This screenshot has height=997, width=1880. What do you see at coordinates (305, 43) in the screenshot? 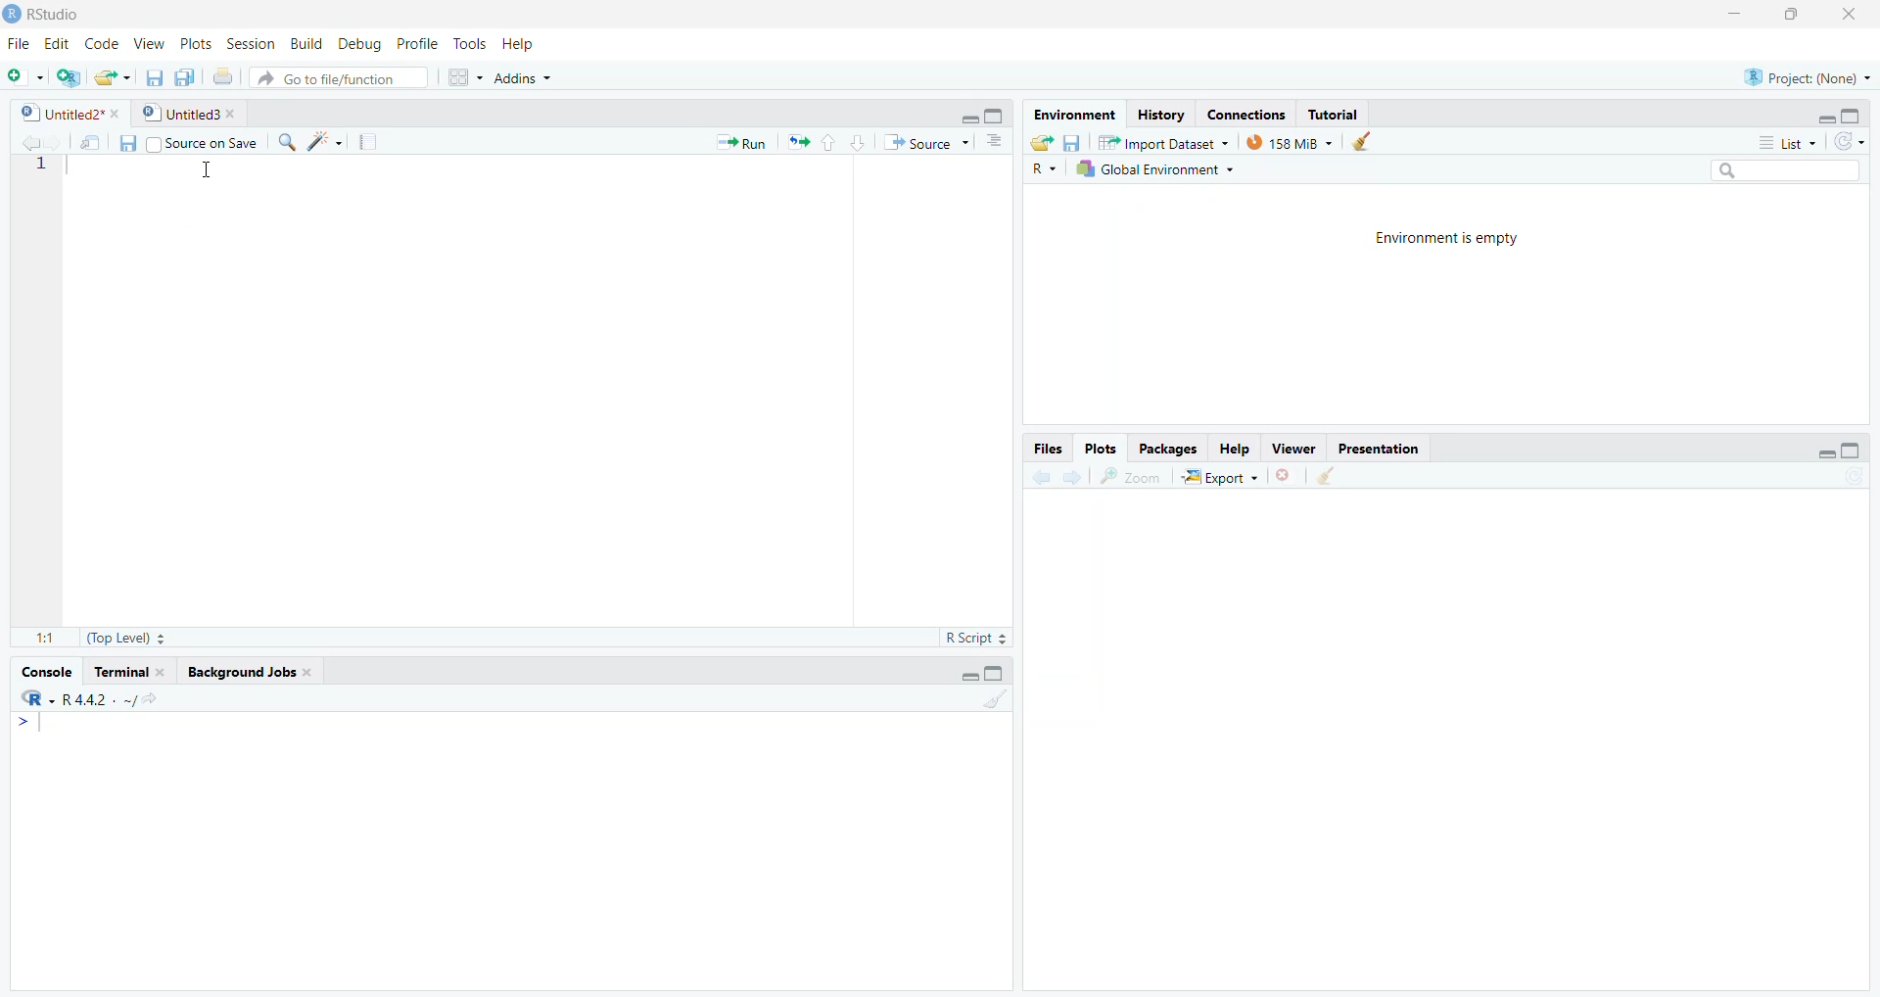
I see `Build` at bounding box center [305, 43].